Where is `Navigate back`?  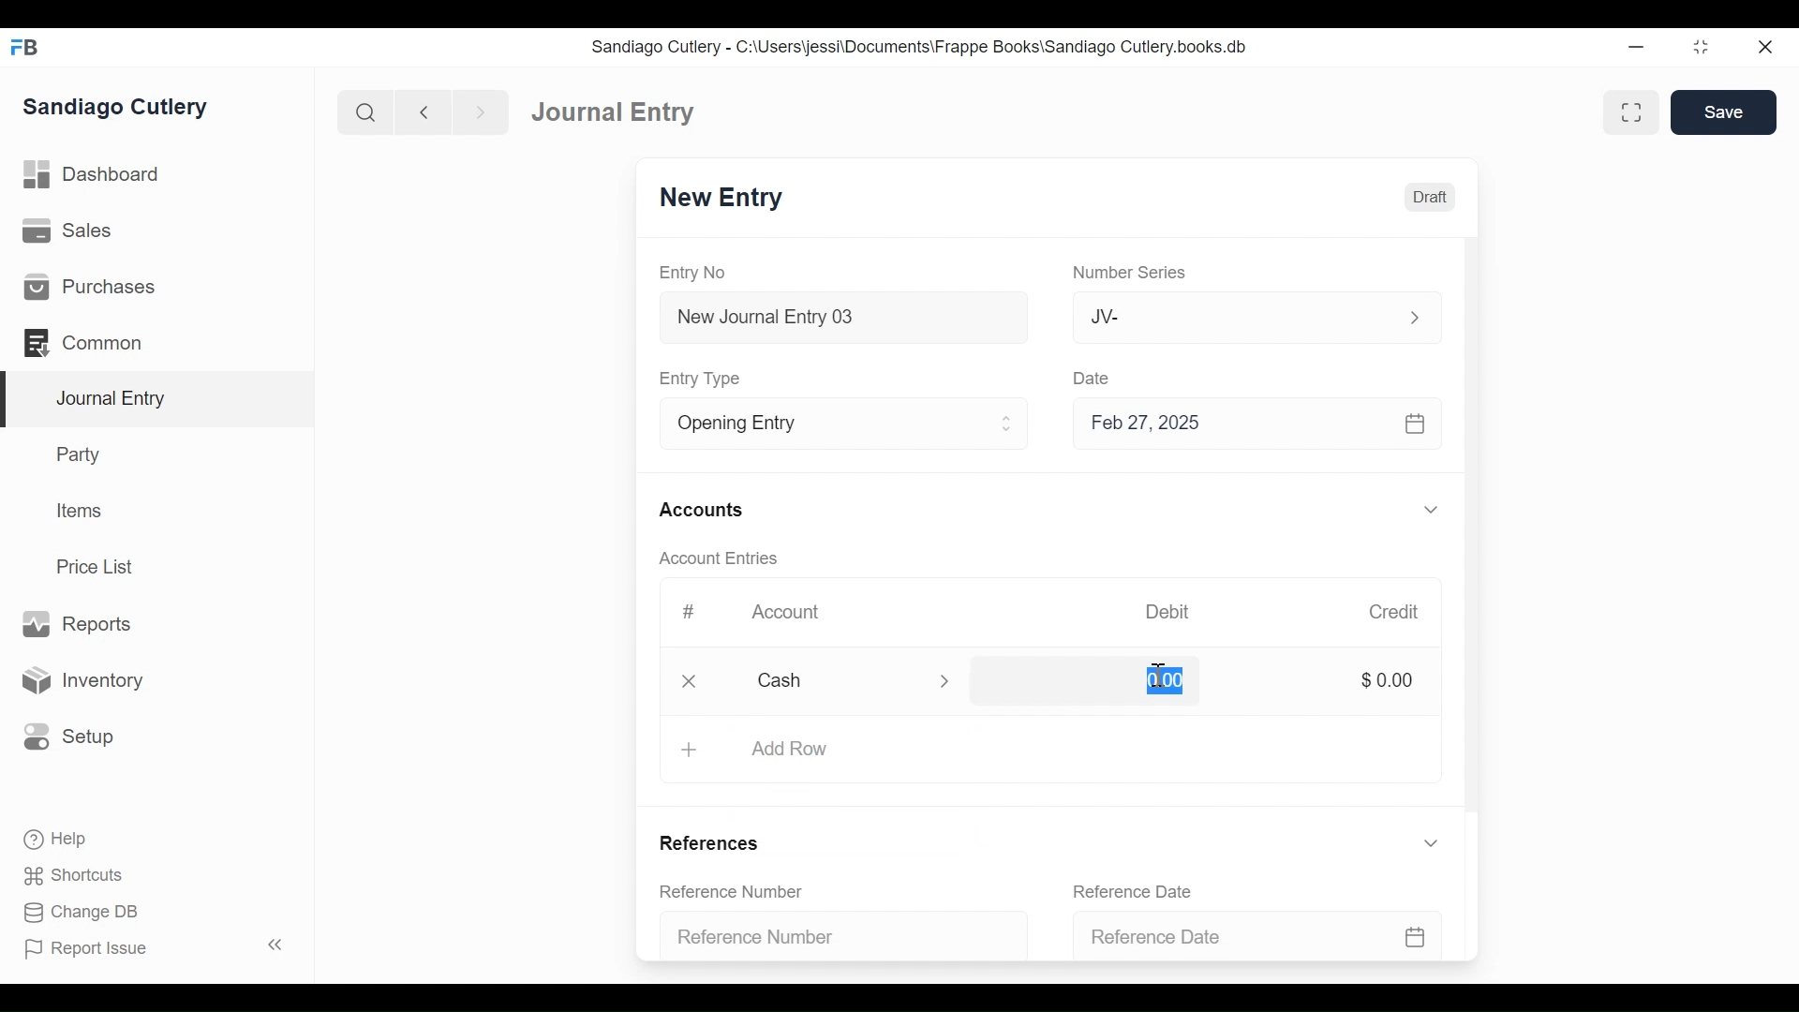
Navigate back is located at coordinates (422, 112).